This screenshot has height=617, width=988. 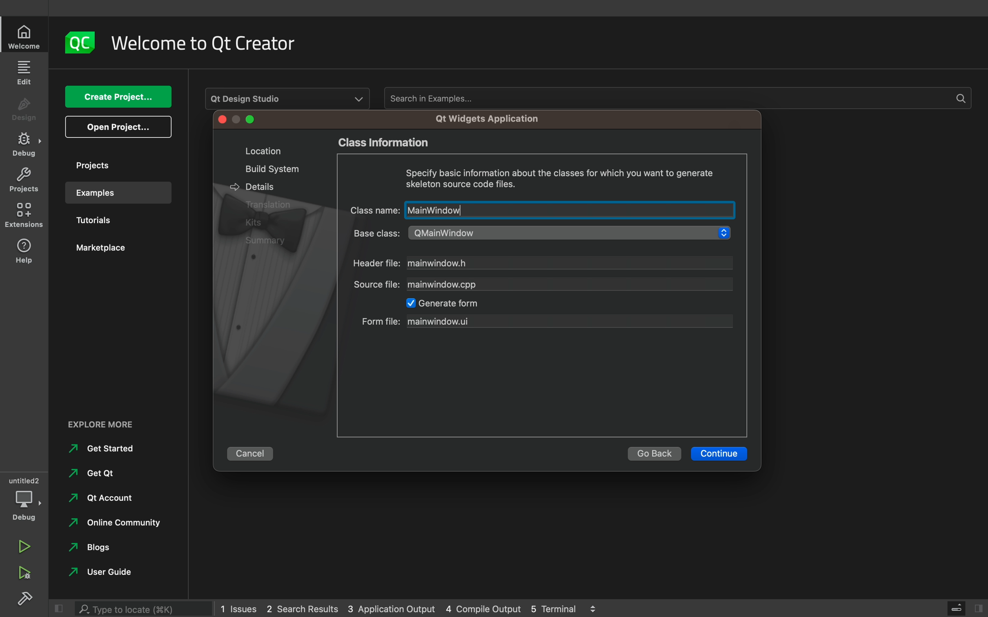 I want to click on online community, so click(x=111, y=525).